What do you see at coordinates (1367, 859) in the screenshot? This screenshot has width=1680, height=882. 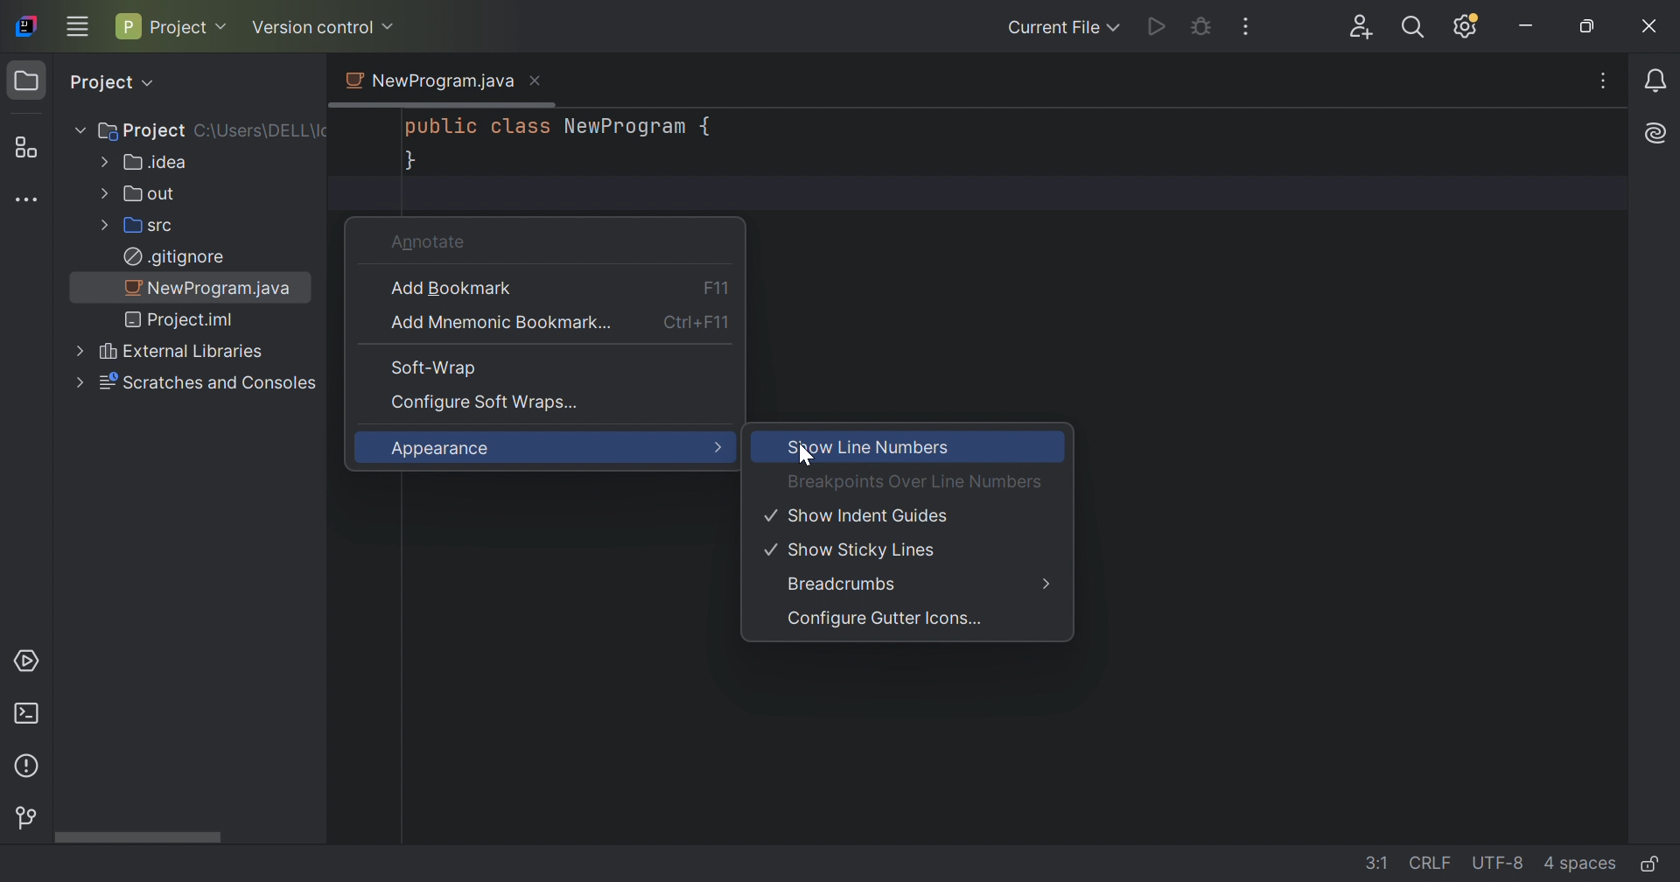 I see `3:2` at bounding box center [1367, 859].